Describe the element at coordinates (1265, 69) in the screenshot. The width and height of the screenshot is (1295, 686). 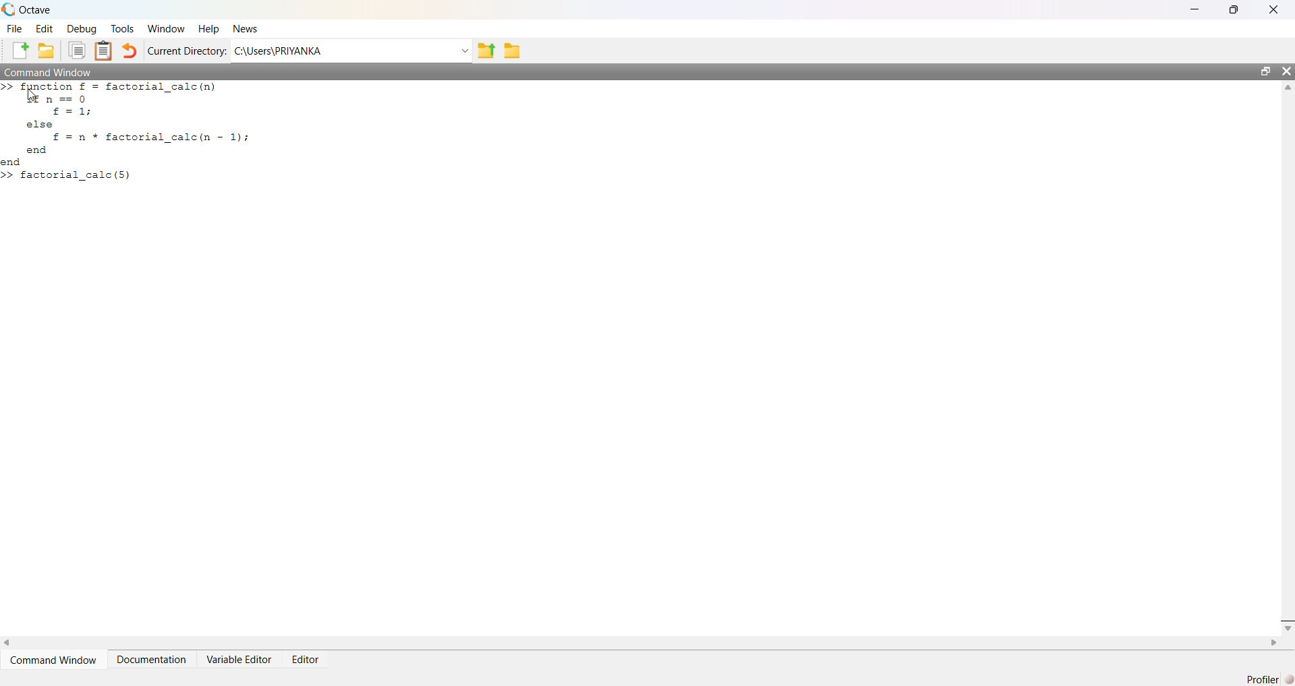
I see `open in separate window` at that location.